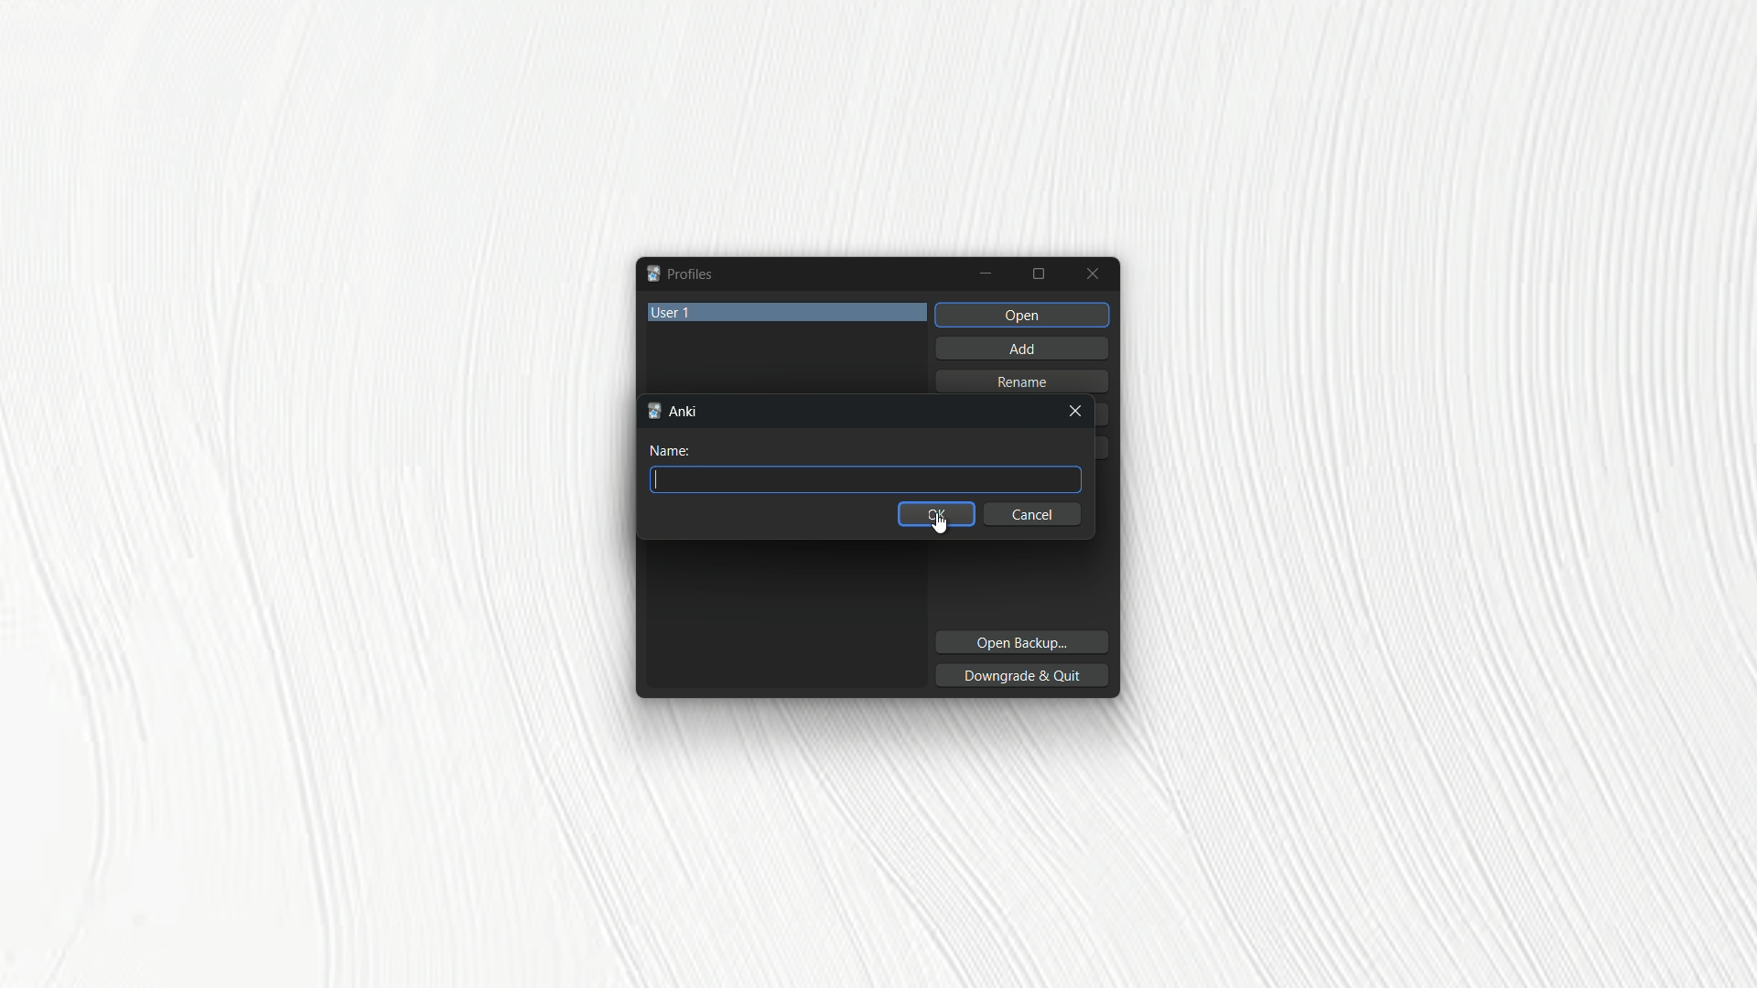 The width and height of the screenshot is (1757, 988). I want to click on name, so click(674, 452).